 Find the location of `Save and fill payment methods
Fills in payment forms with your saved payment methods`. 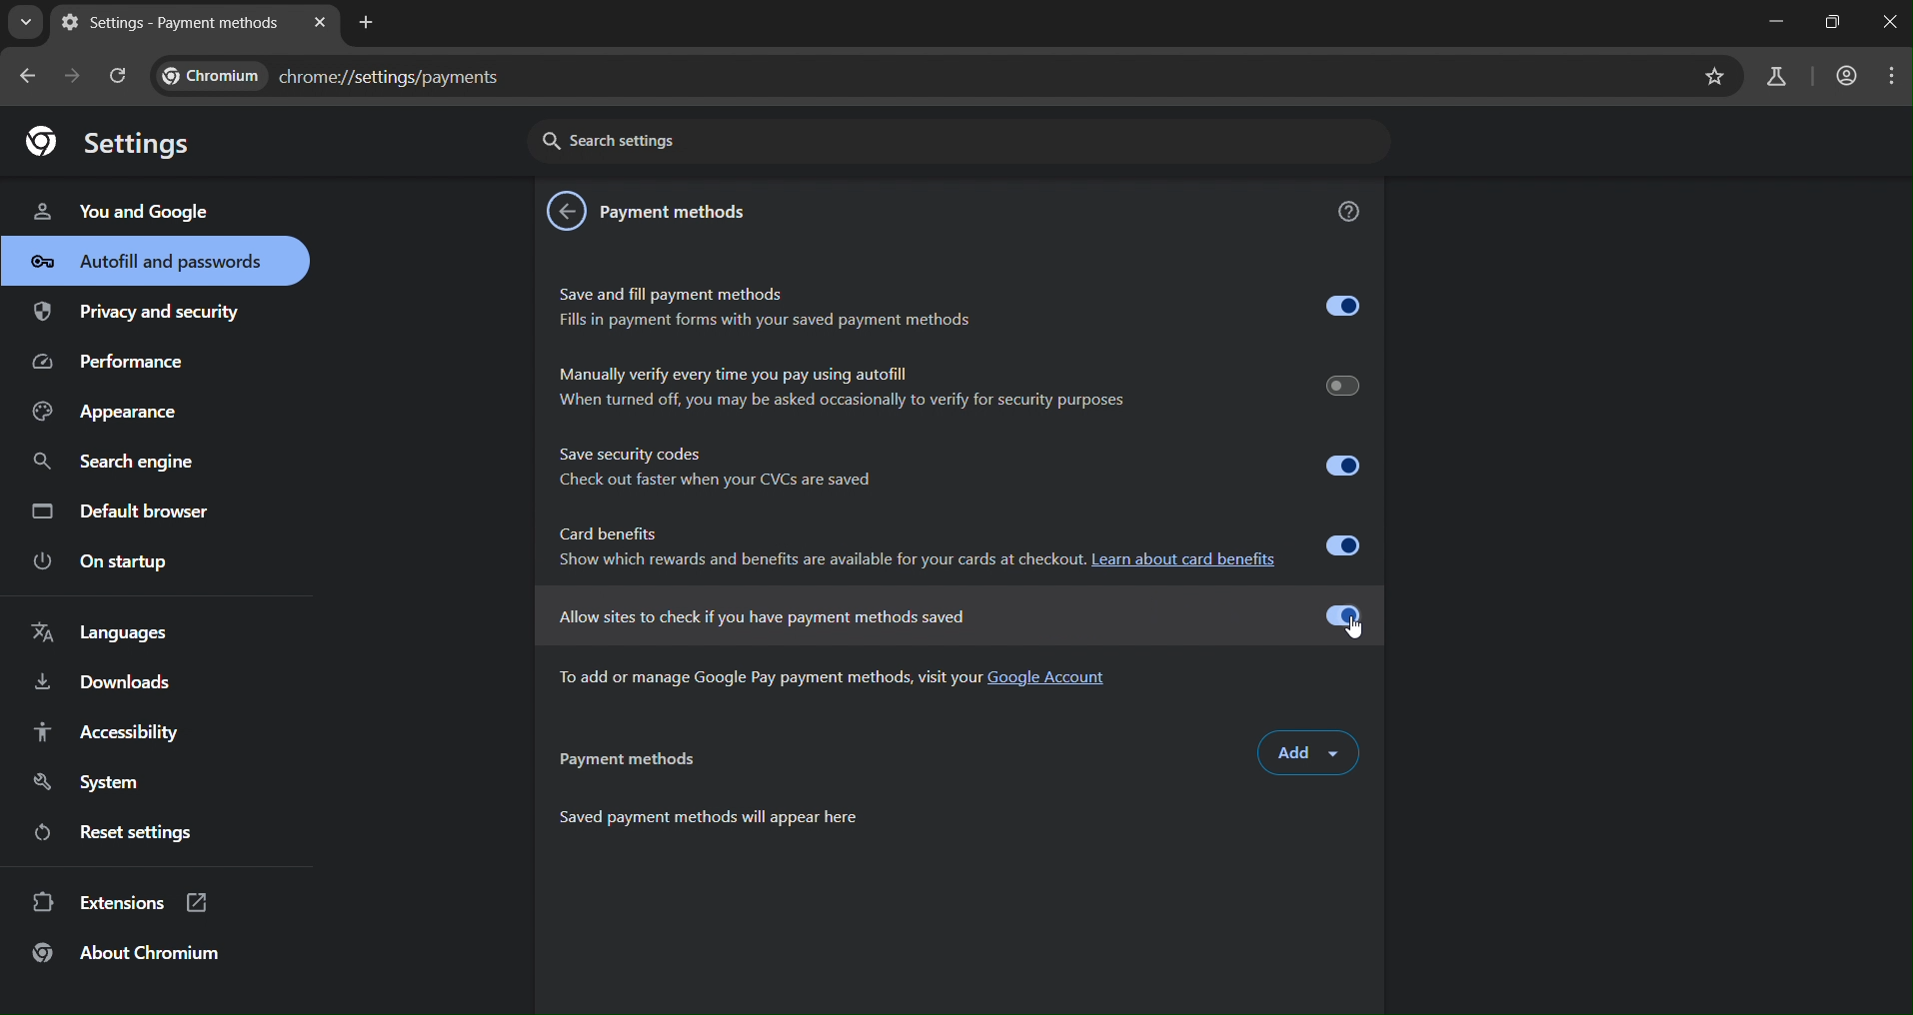

Save and fill payment methods
Fills in payment forms with your saved payment methods is located at coordinates (956, 306).